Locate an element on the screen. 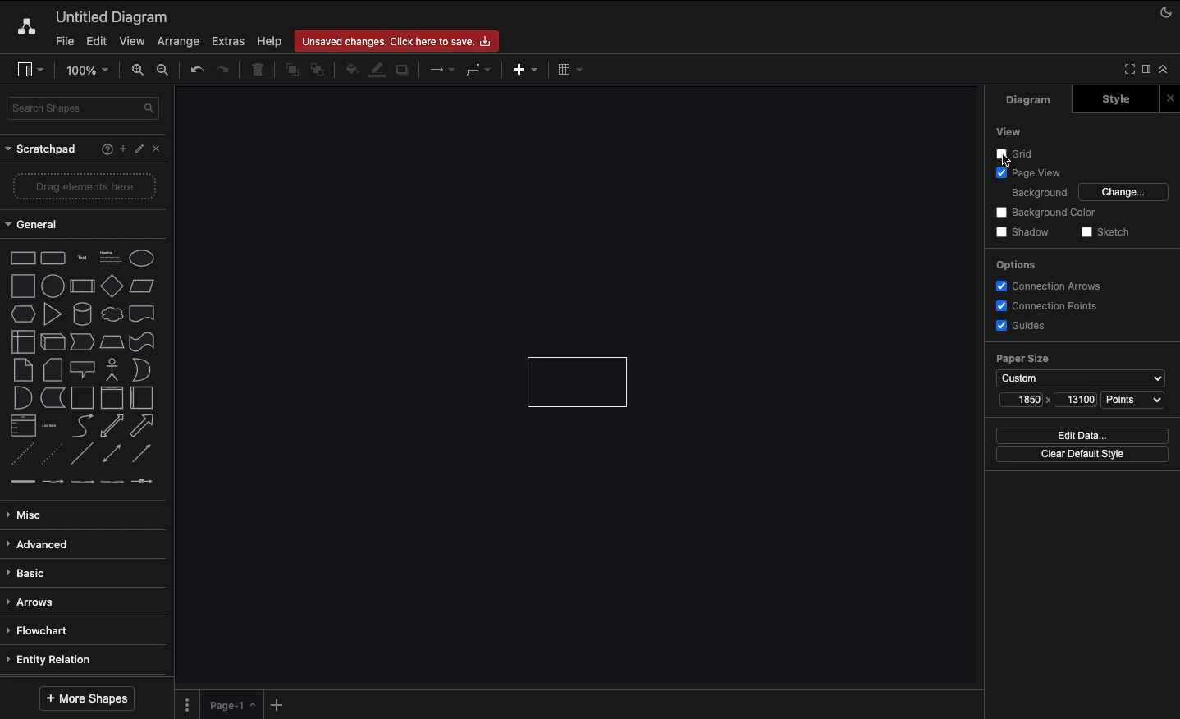 The width and height of the screenshot is (1180, 719). Line color is located at coordinates (377, 71).